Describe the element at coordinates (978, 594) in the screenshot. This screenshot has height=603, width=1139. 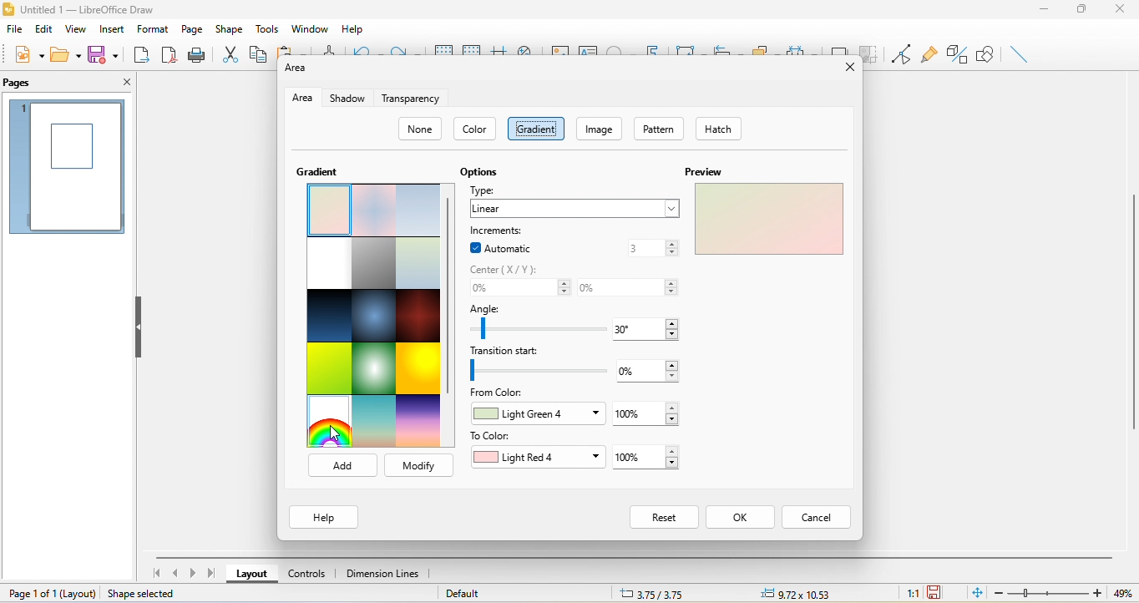
I see `fit to the current window` at that location.